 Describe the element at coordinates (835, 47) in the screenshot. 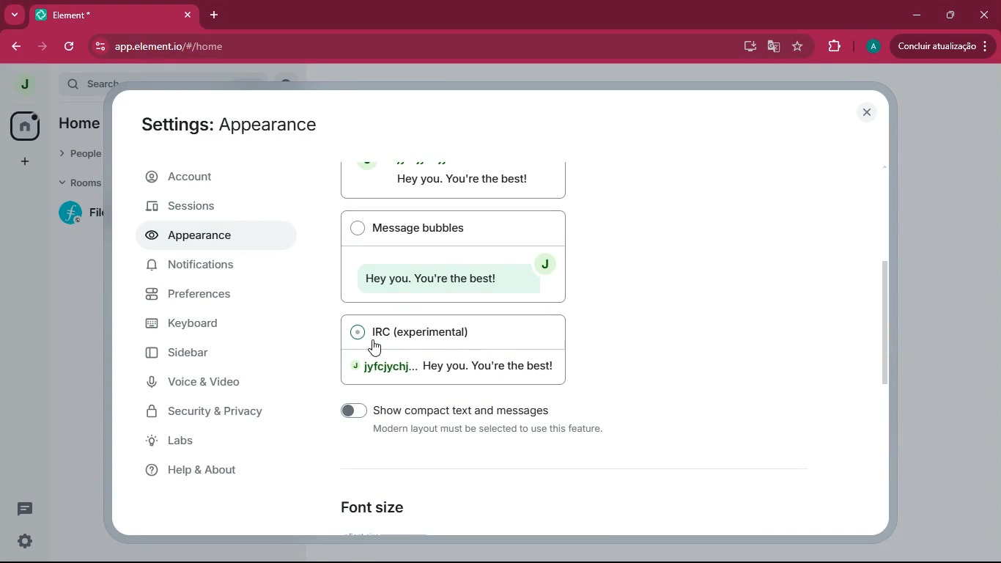

I see `extensions` at that location.